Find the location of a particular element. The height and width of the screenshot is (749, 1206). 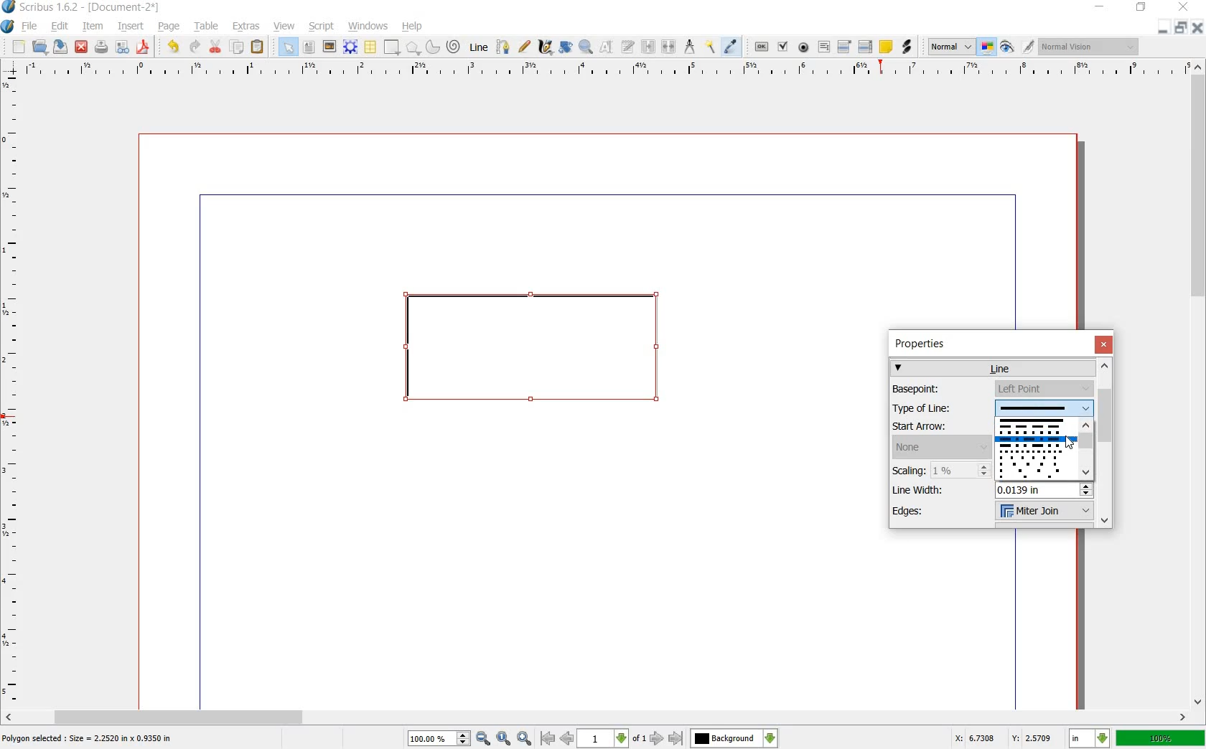

zoom to is located at coordinates (503, 738).